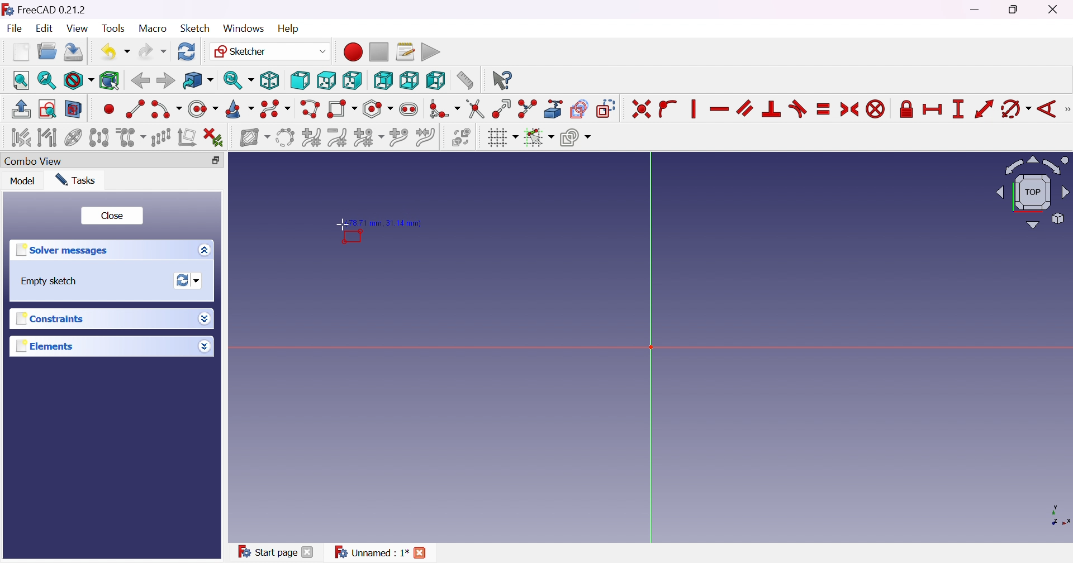  I want to click on Create polyline, so click(311, 109).